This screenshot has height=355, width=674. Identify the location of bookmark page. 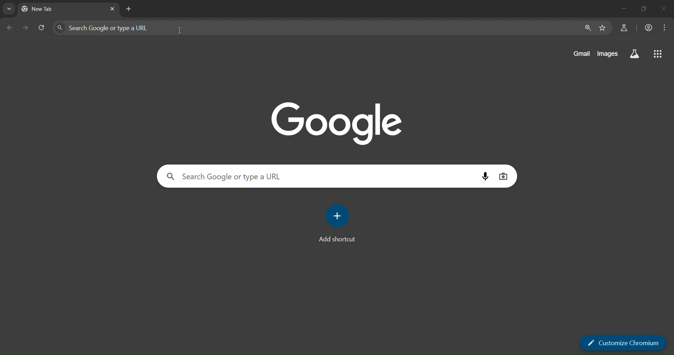
(604, 29).